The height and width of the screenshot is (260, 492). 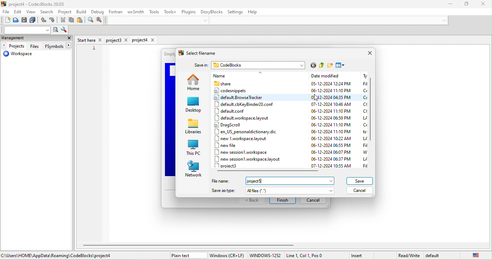 What do you see at coordinates (16, 21) in the screenshot?
I see `open` at bounding box center [16, 21].